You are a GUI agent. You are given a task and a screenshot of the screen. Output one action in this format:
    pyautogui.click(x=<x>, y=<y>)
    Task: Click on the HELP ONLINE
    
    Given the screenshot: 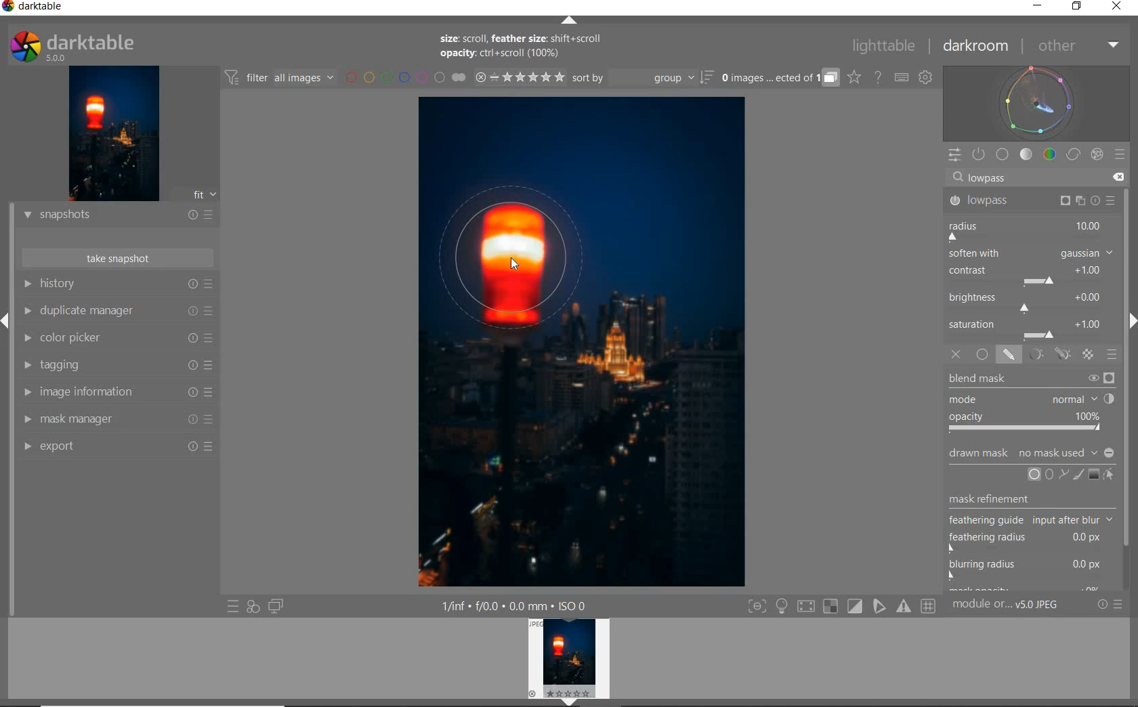 What is the action you would take?
    pyautogui.click(x=877, y=77)
    